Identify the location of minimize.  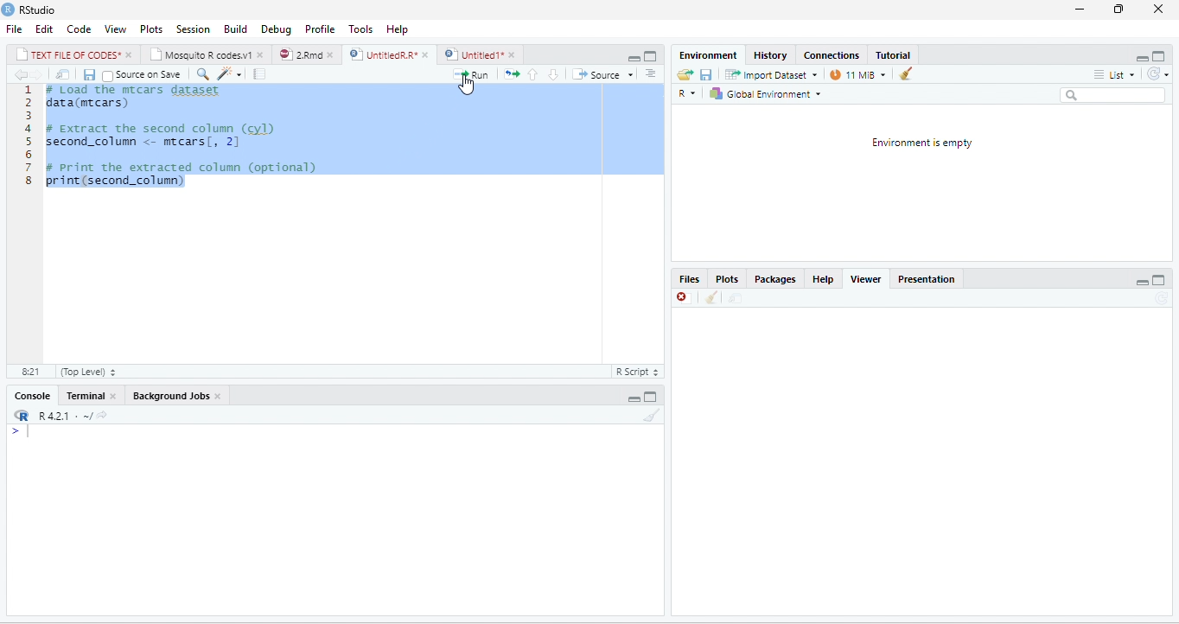
(652, 55).